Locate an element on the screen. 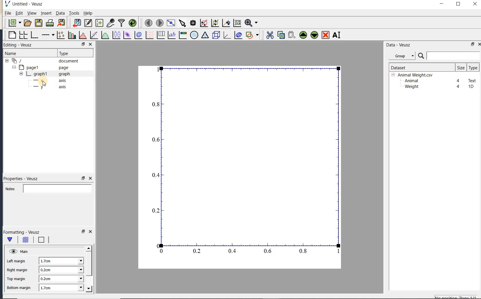  Main formatting is located at coordinates (10, 240).